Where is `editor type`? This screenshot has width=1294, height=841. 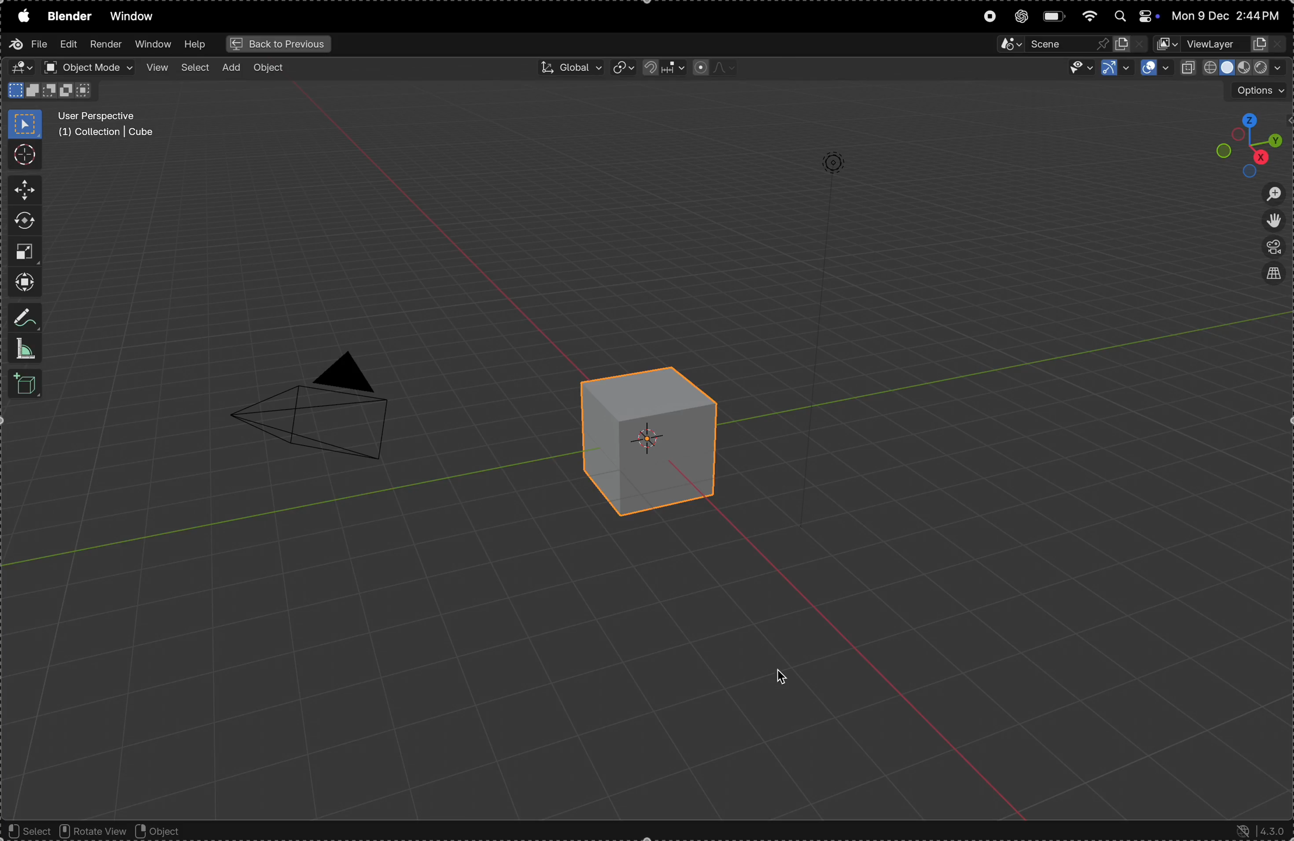 editor type is located at coordinates (21, 69).